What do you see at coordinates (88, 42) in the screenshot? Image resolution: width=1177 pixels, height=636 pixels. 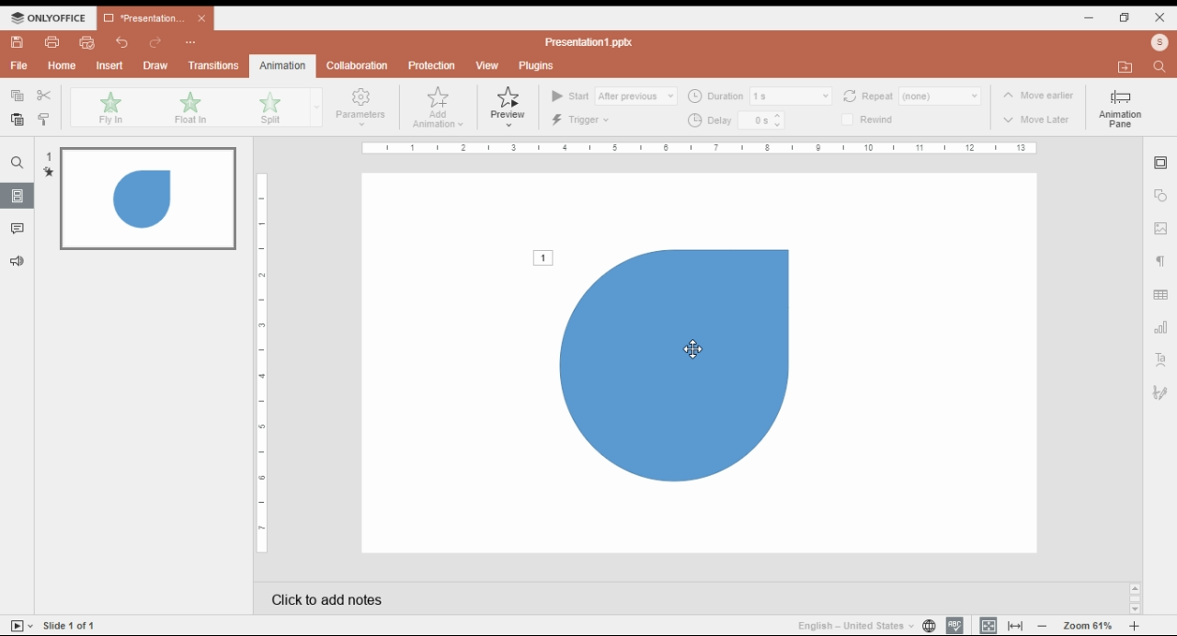 I see `quick print` at bounding box center [88, 42].